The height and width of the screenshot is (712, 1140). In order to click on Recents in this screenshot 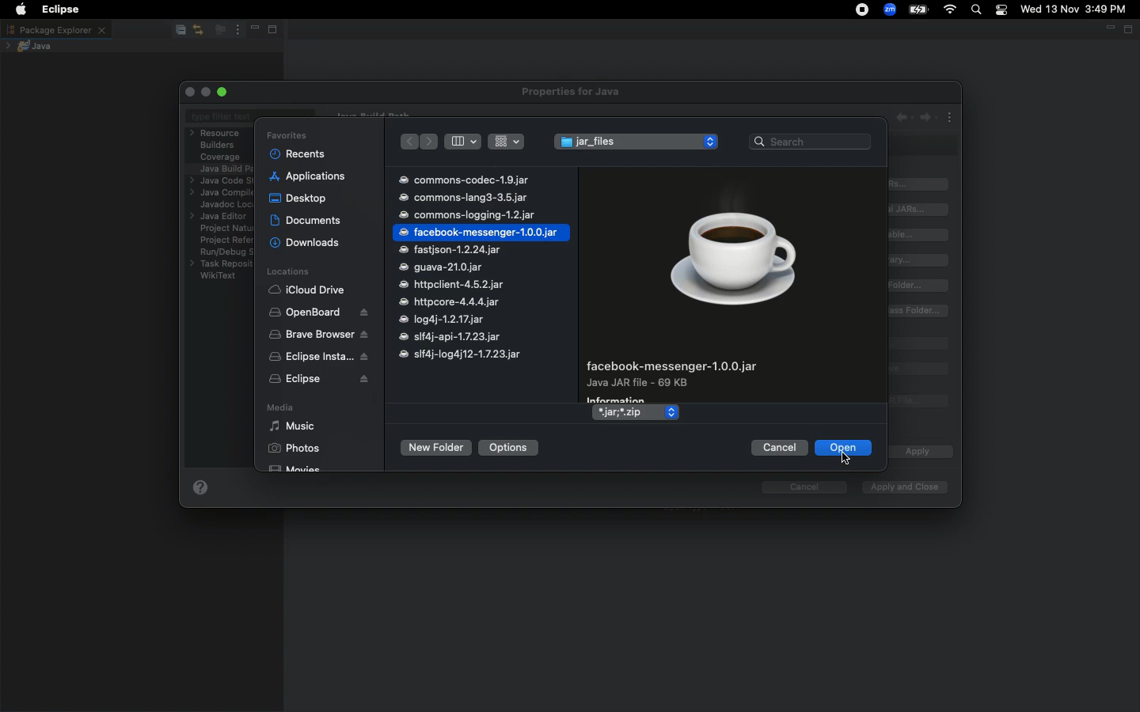, I will do `click(298, 153)`.